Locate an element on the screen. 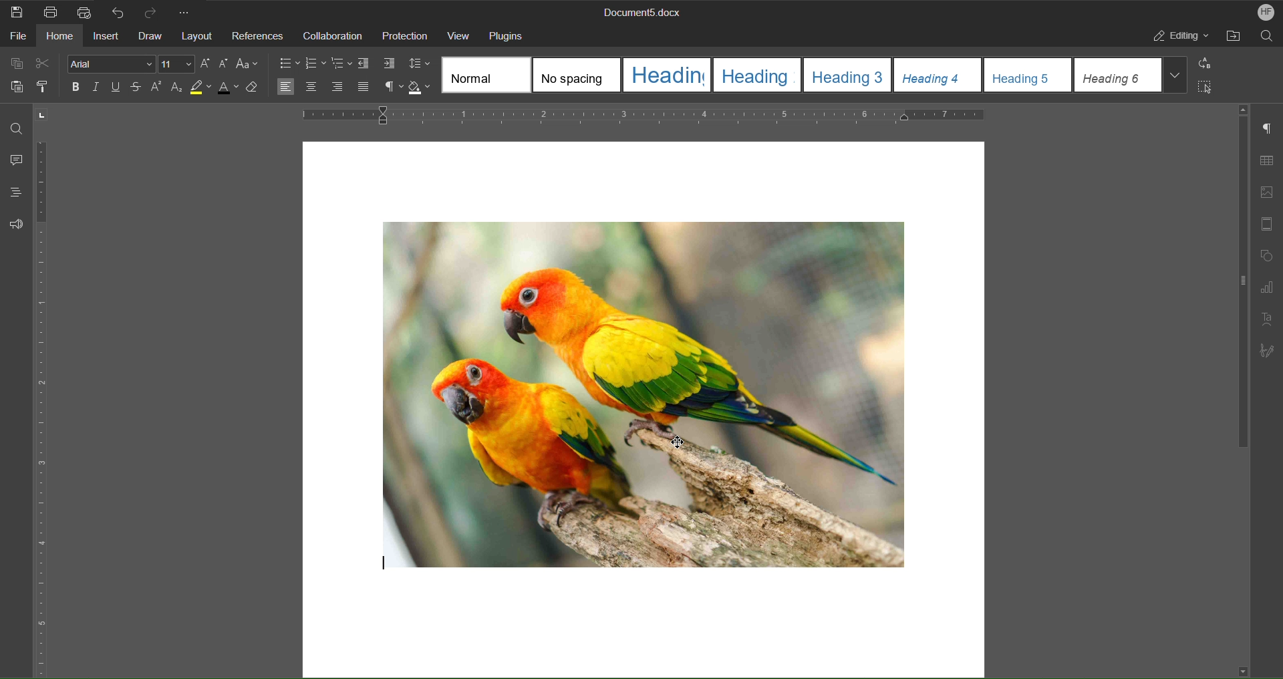 The width and height of the screenshot is (1283, 679). Image Settings is located at coordinates (1264, 194).